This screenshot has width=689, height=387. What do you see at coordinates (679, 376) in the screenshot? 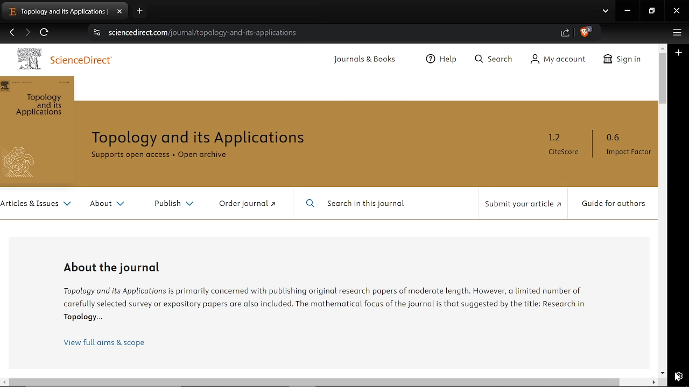
I see `cursor` at bounding box center [679, 376].